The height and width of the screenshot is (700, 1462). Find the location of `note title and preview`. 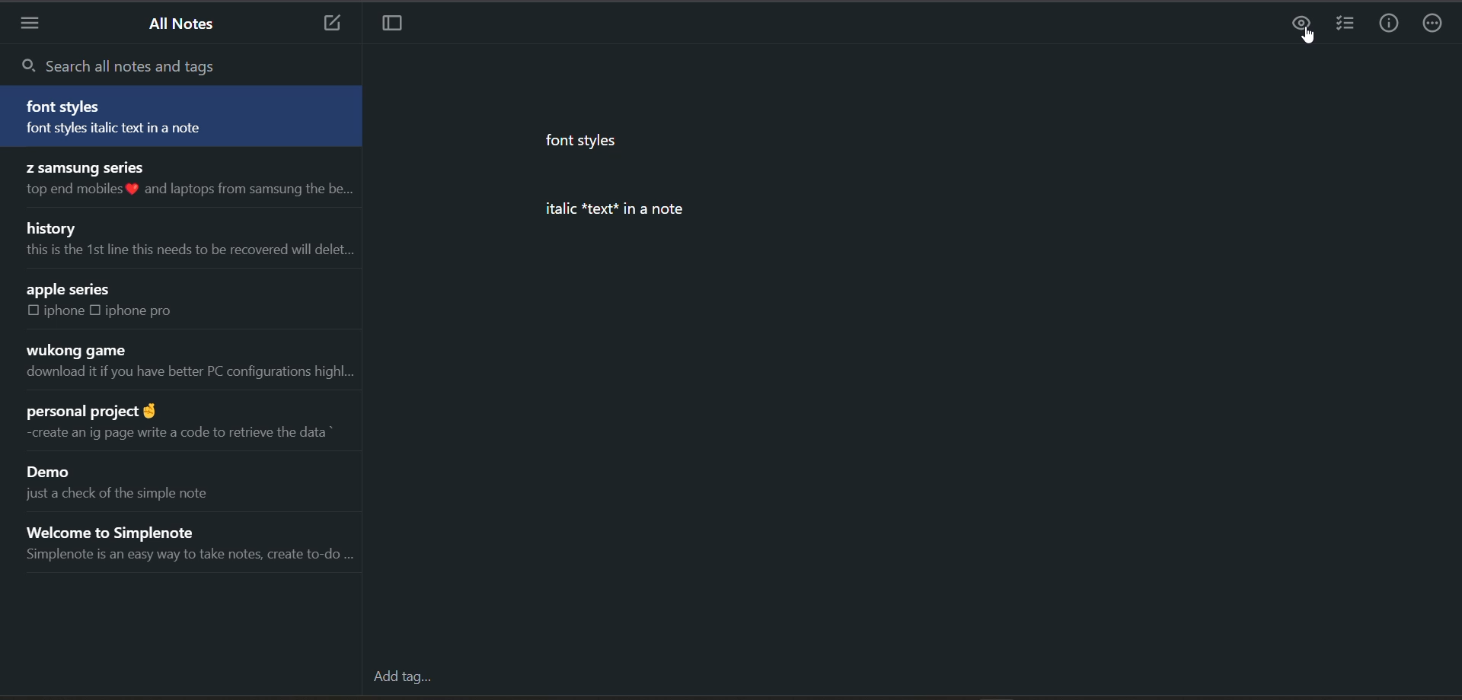

note title and preview is located at coordinates (184, 426).